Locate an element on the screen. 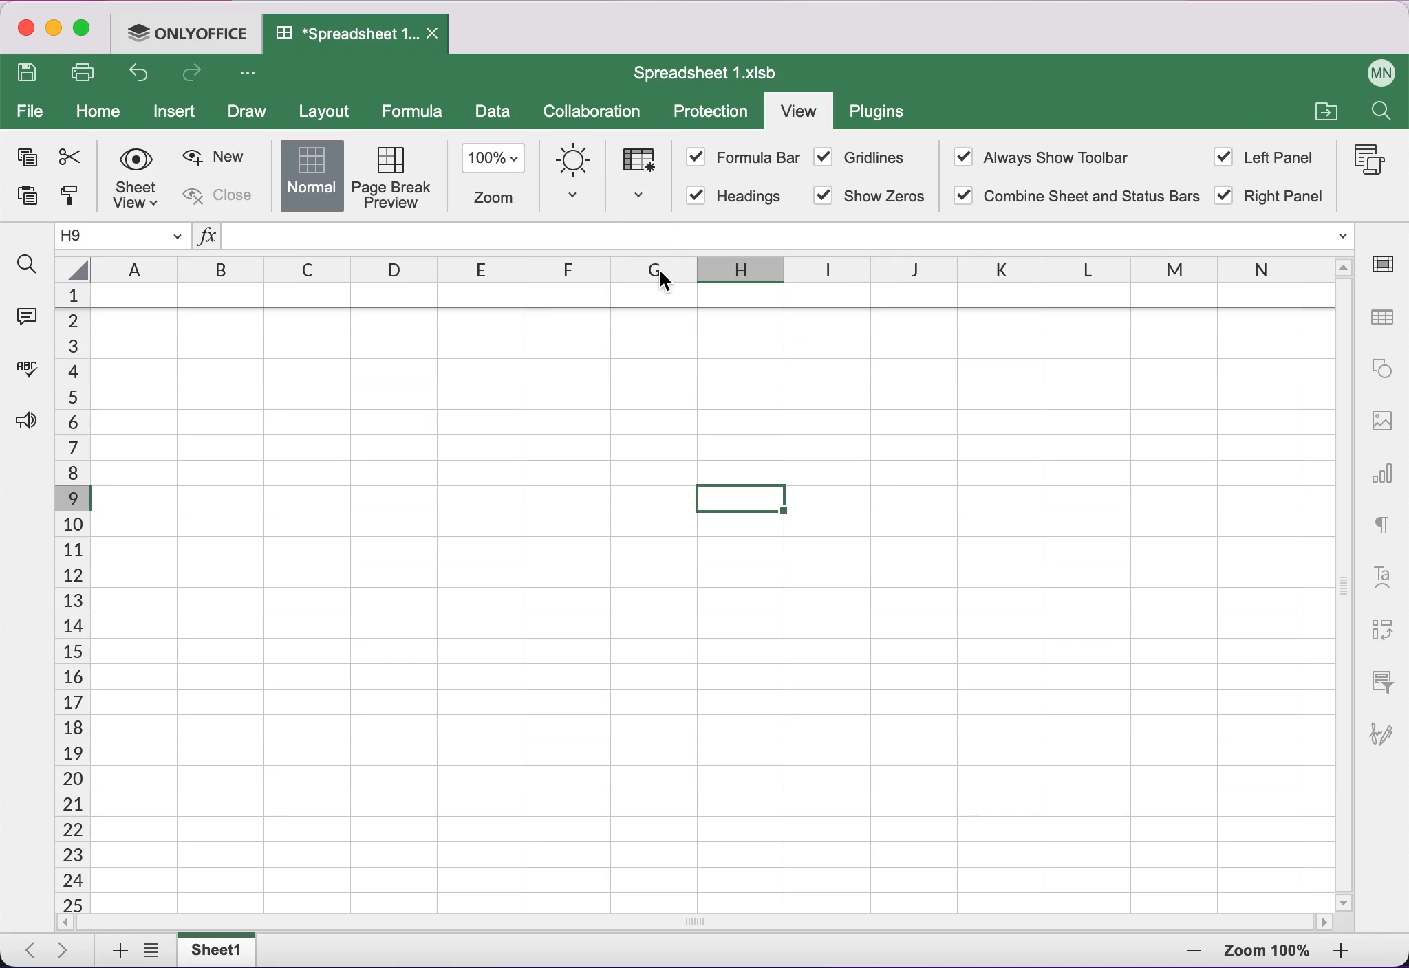 Image resolution: width=1409 pixels, height=968 pixels.  is located at coordinates (1379, 317).